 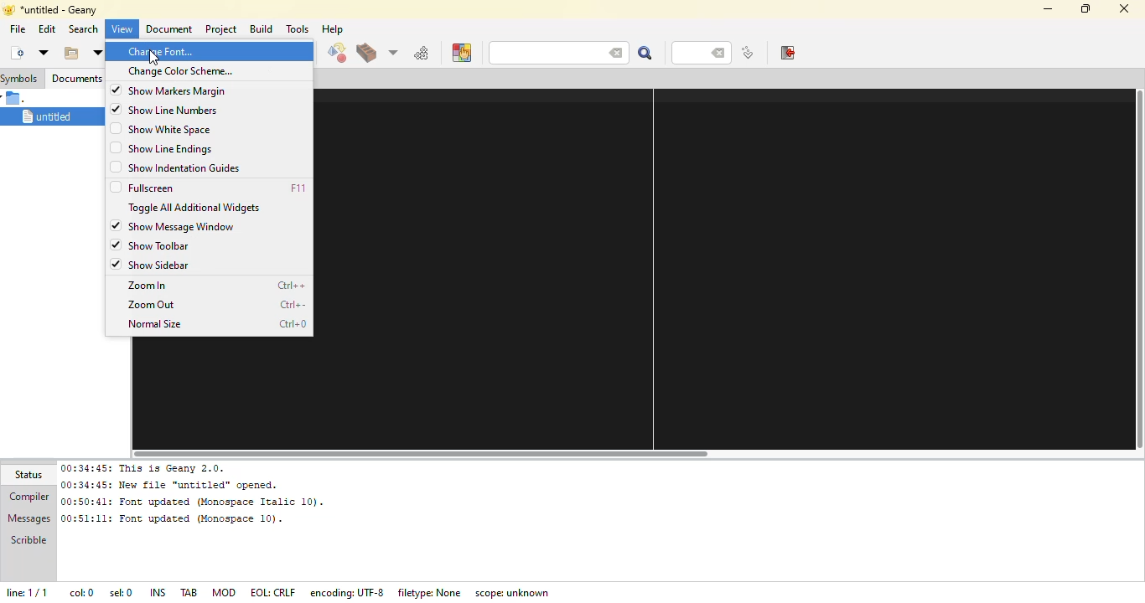 What do you see at coordinates (1137, 271) in the screenshot?
I see `vertical slide bar` at bounding box center [1137, 271].